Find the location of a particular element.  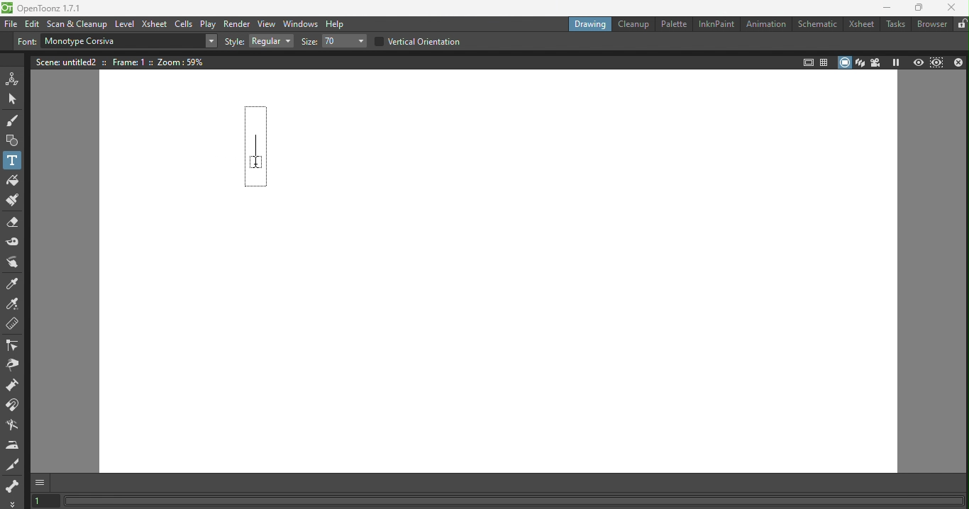

Control point editor tool is located at coordinates (14, 347).